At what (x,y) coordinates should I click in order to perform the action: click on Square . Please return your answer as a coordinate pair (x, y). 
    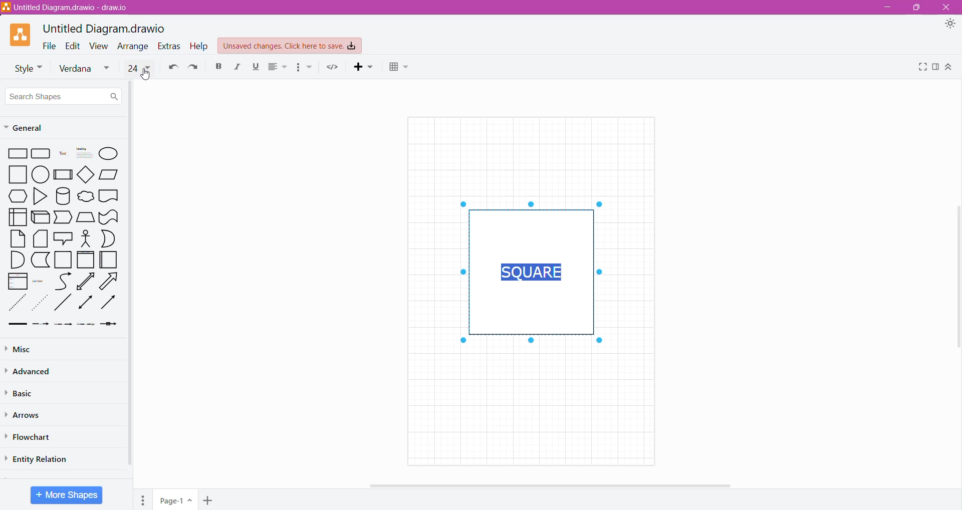
    Looking at the image, I should click on (63, 260).